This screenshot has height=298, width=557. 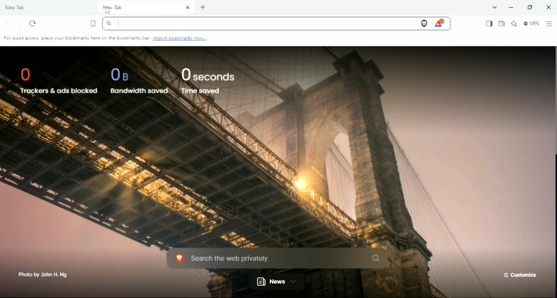 I want to click on Search Tabs, so click(x=494, y=7).